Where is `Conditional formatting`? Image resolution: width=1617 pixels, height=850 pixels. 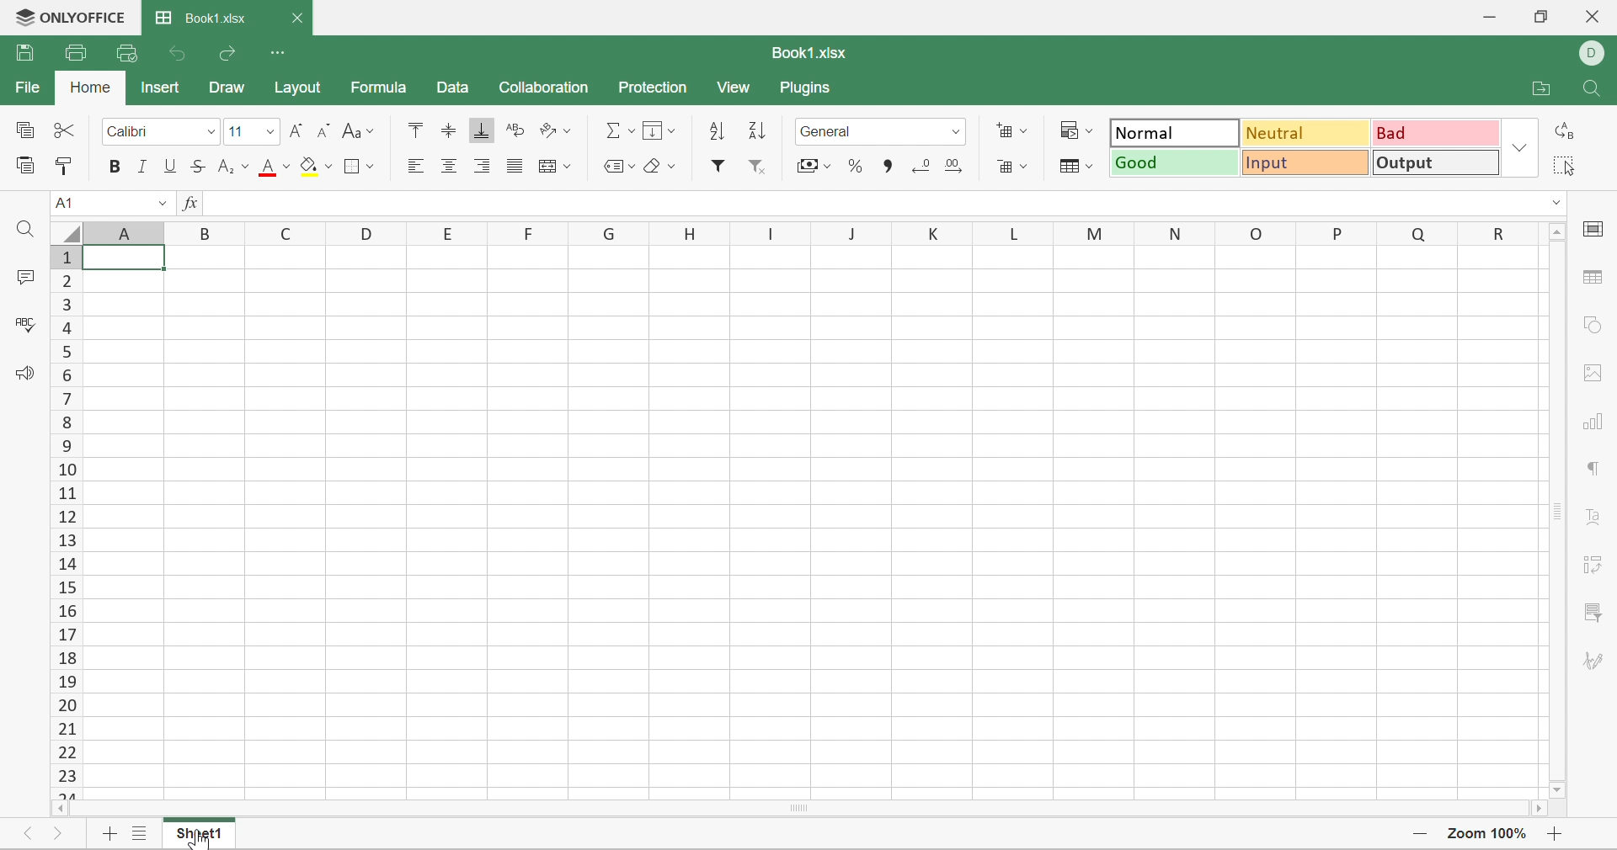
Conditional formatting is located at coordinates (1075, 130).